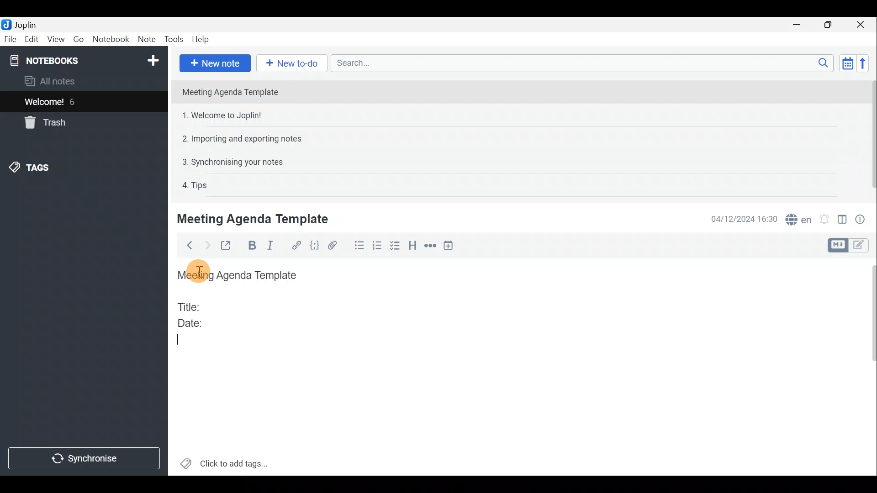 This screenshot has width=877, height=493. What do you see at coordinates (190, 305) in the screenshot?
I see `Title:` at bounding box center [190, 305].